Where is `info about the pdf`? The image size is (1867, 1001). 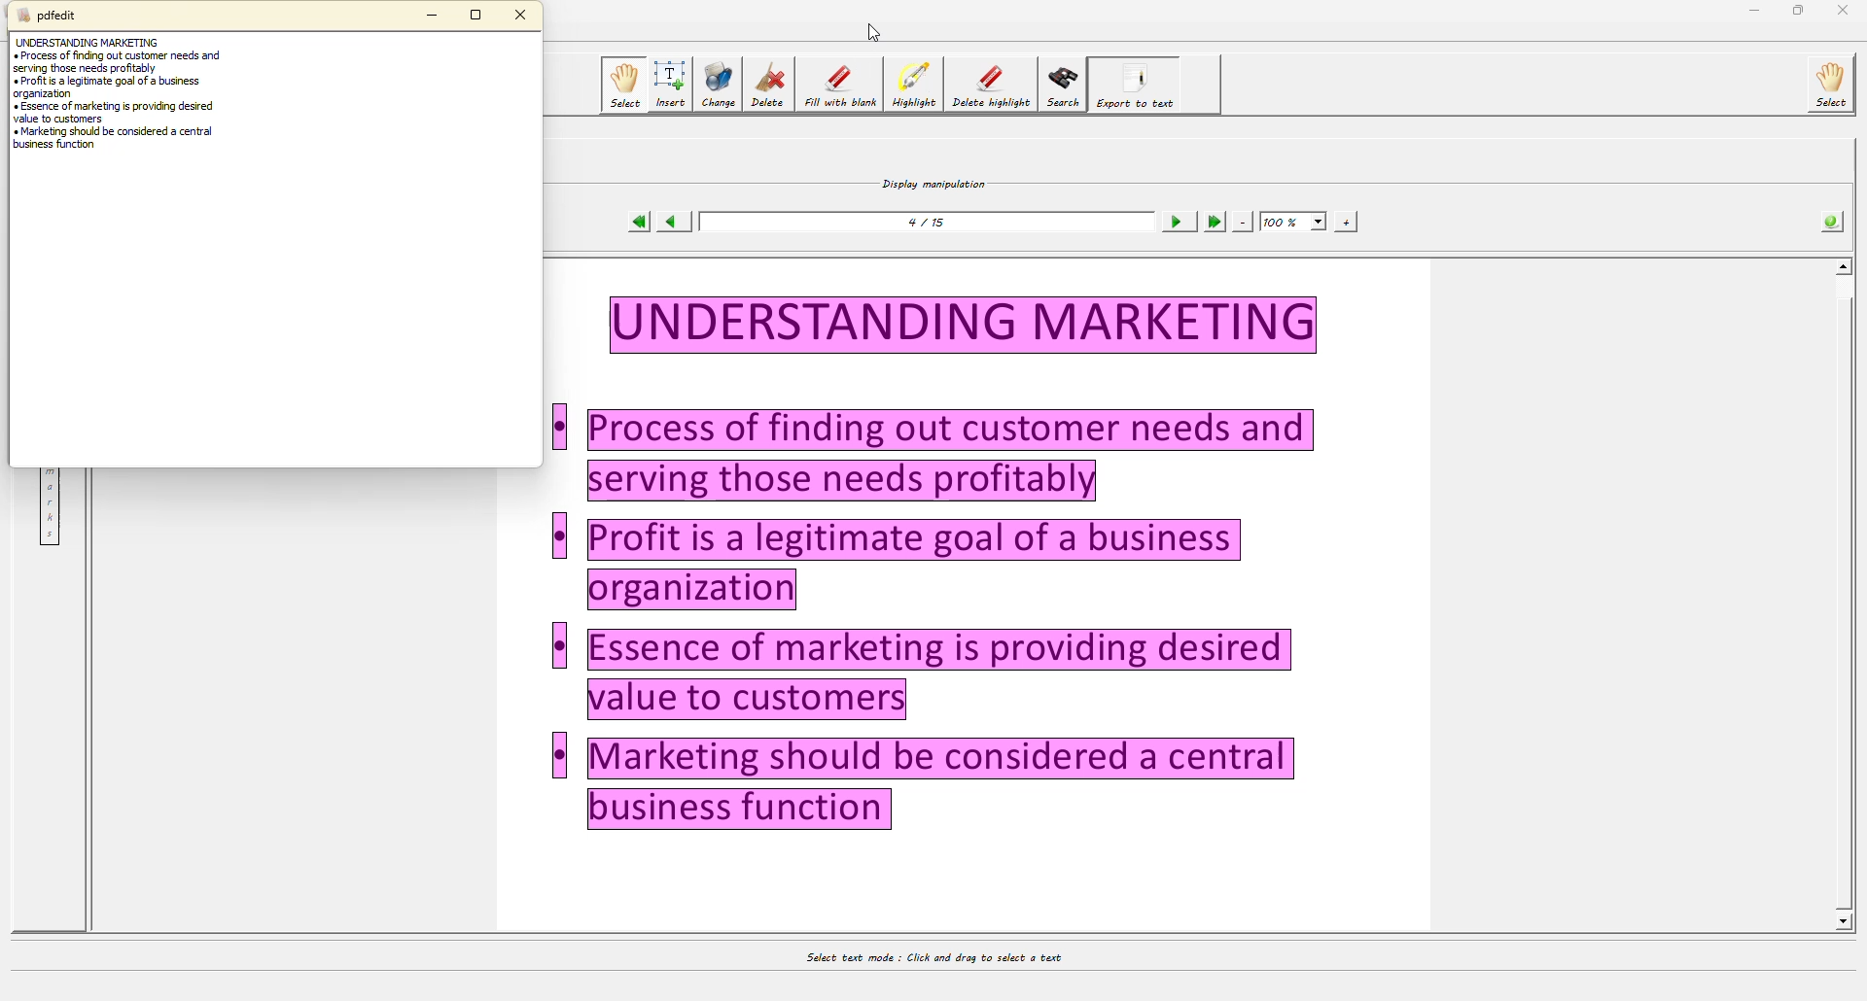 info about the pdf is located at coordinates (1832, 220).